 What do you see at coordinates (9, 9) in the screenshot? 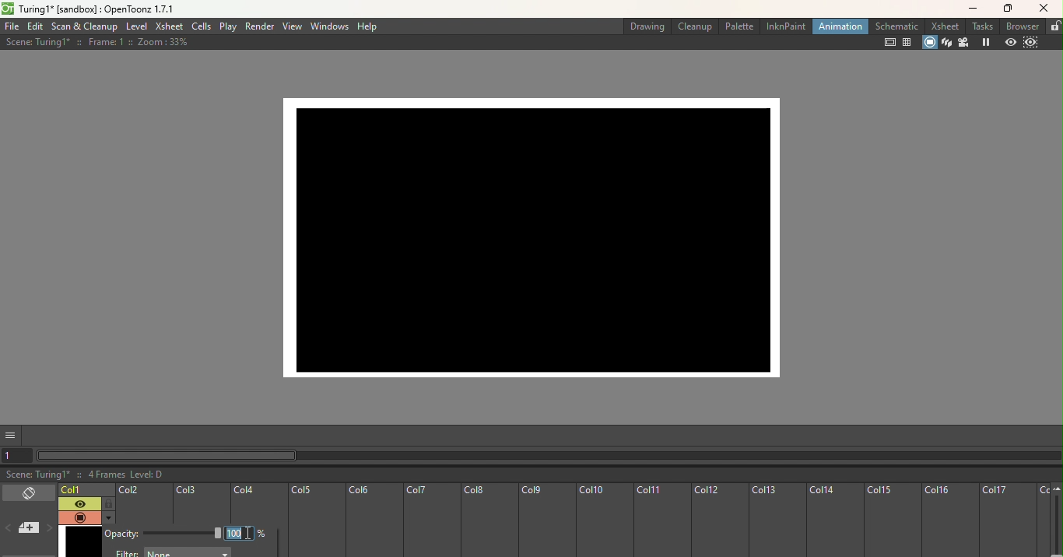
I see `opentoonz logo` at bounding box center [9, 9].